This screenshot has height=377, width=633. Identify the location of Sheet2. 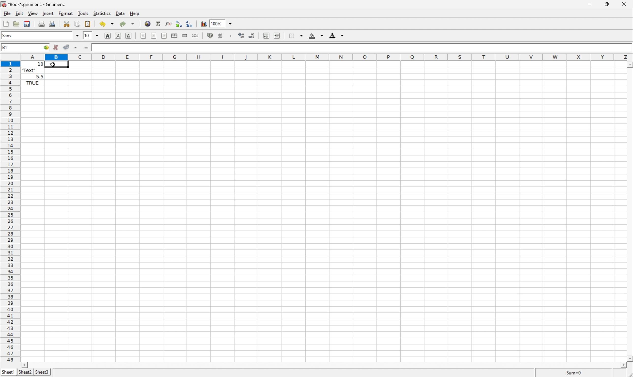
(25, 373).